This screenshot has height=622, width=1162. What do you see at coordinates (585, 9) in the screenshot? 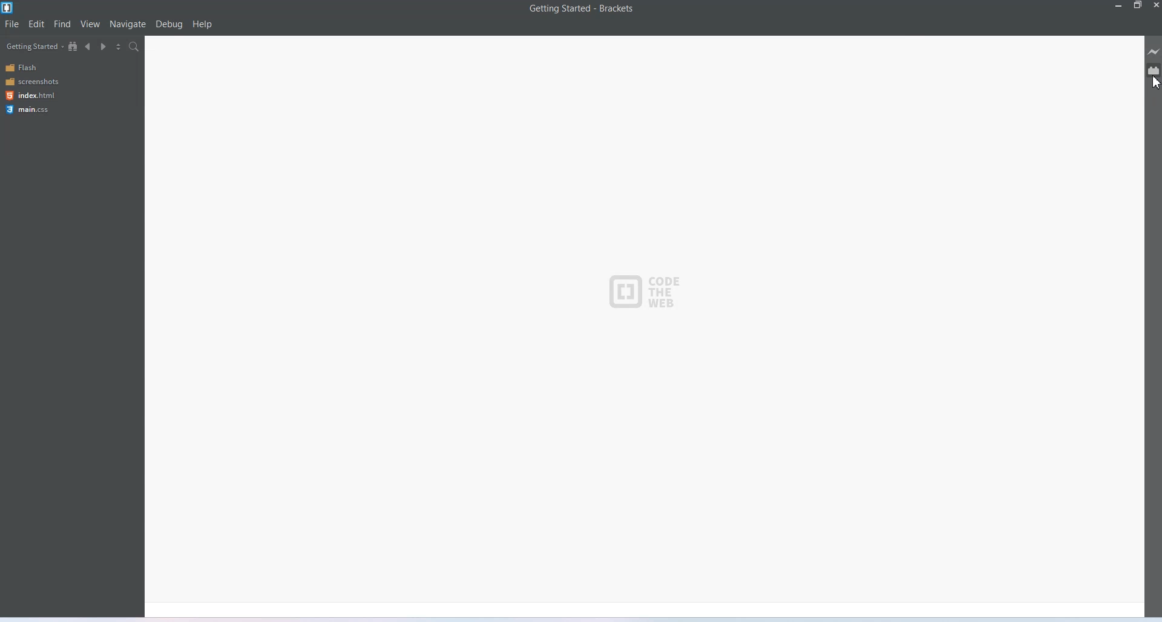
I see `Getting started -Brackets` at bounding box center [585, 9].